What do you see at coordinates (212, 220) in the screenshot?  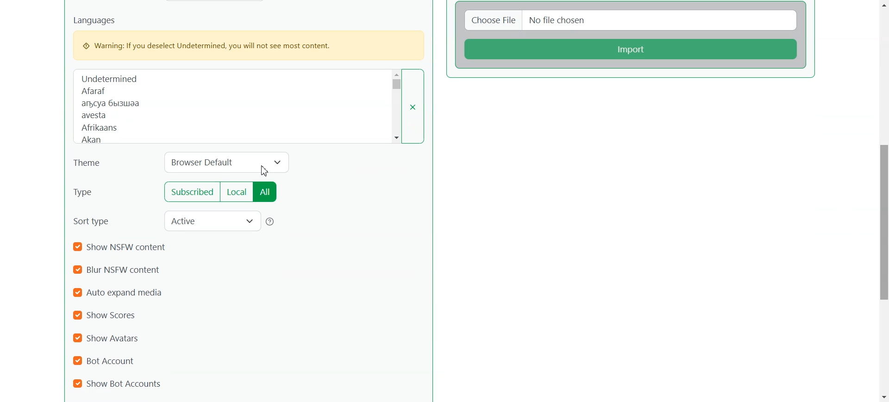 I see `Active` at bounding box center [212, 220].